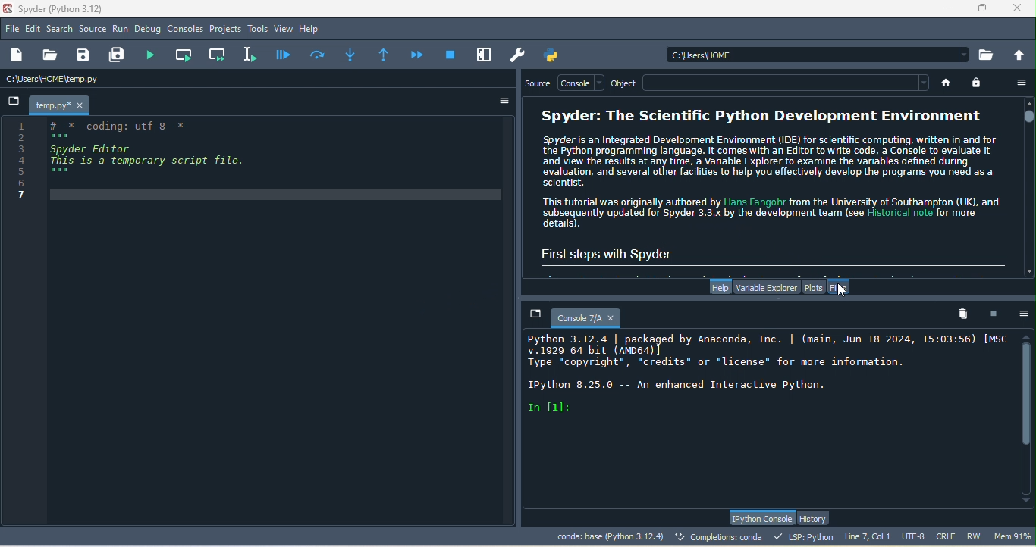 The image size is (1036, 547). What do you see at coordinates (806, 536) in the screenshot?
I see `lsp python` at bounding box center [806, 536].